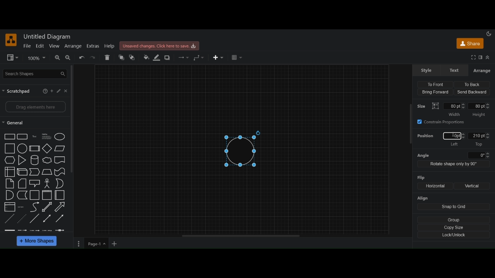  I want to click on to front, so click(121, 58).